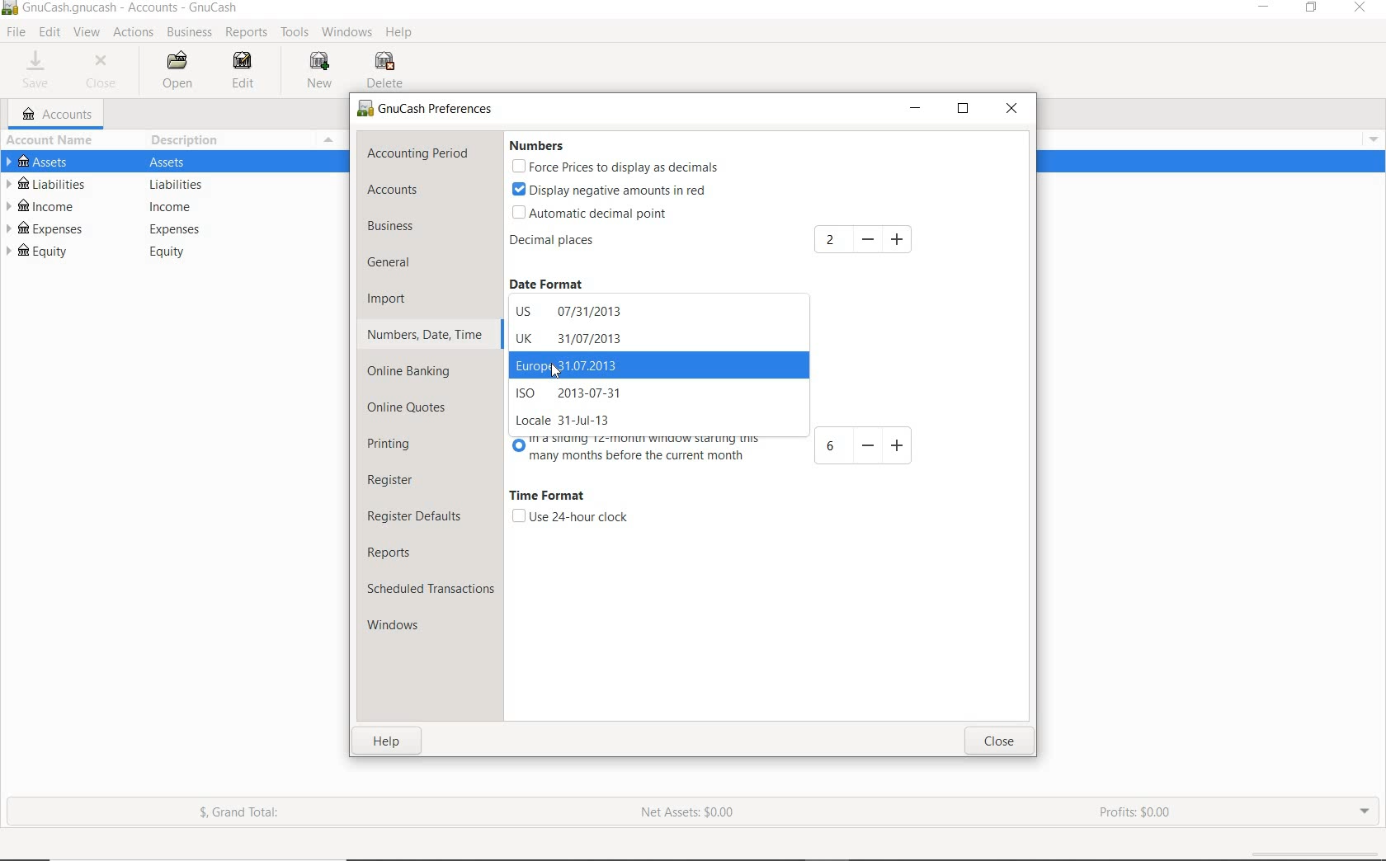  I want to click on EQUITY, so click(171, 254).